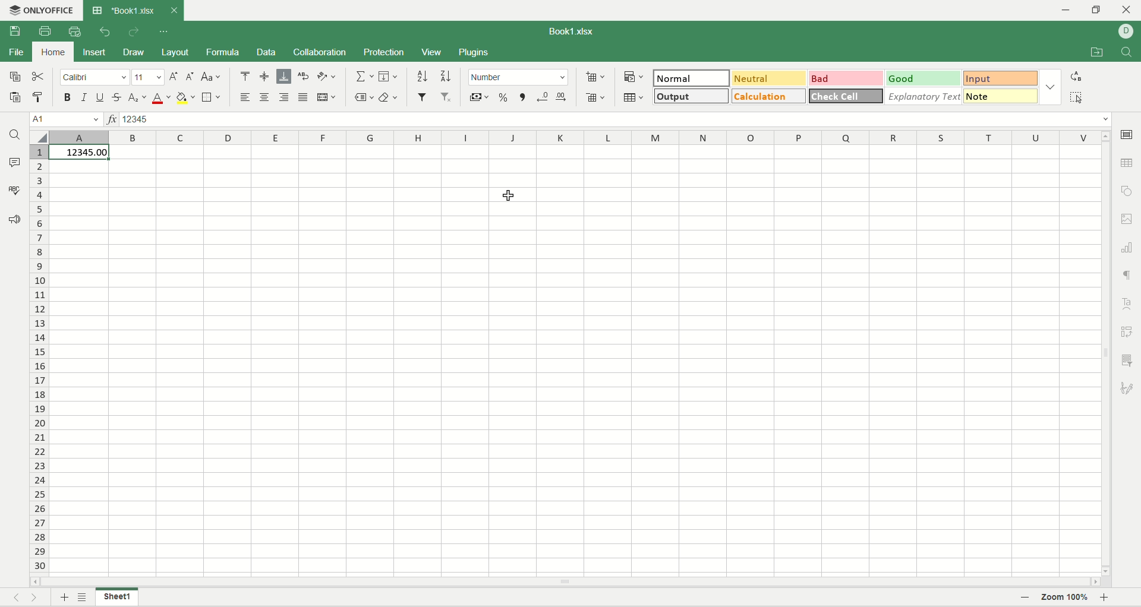 Image resolution: width=1141 pixels, height=607 pixels. I want to click on fill, so click(388, 77).